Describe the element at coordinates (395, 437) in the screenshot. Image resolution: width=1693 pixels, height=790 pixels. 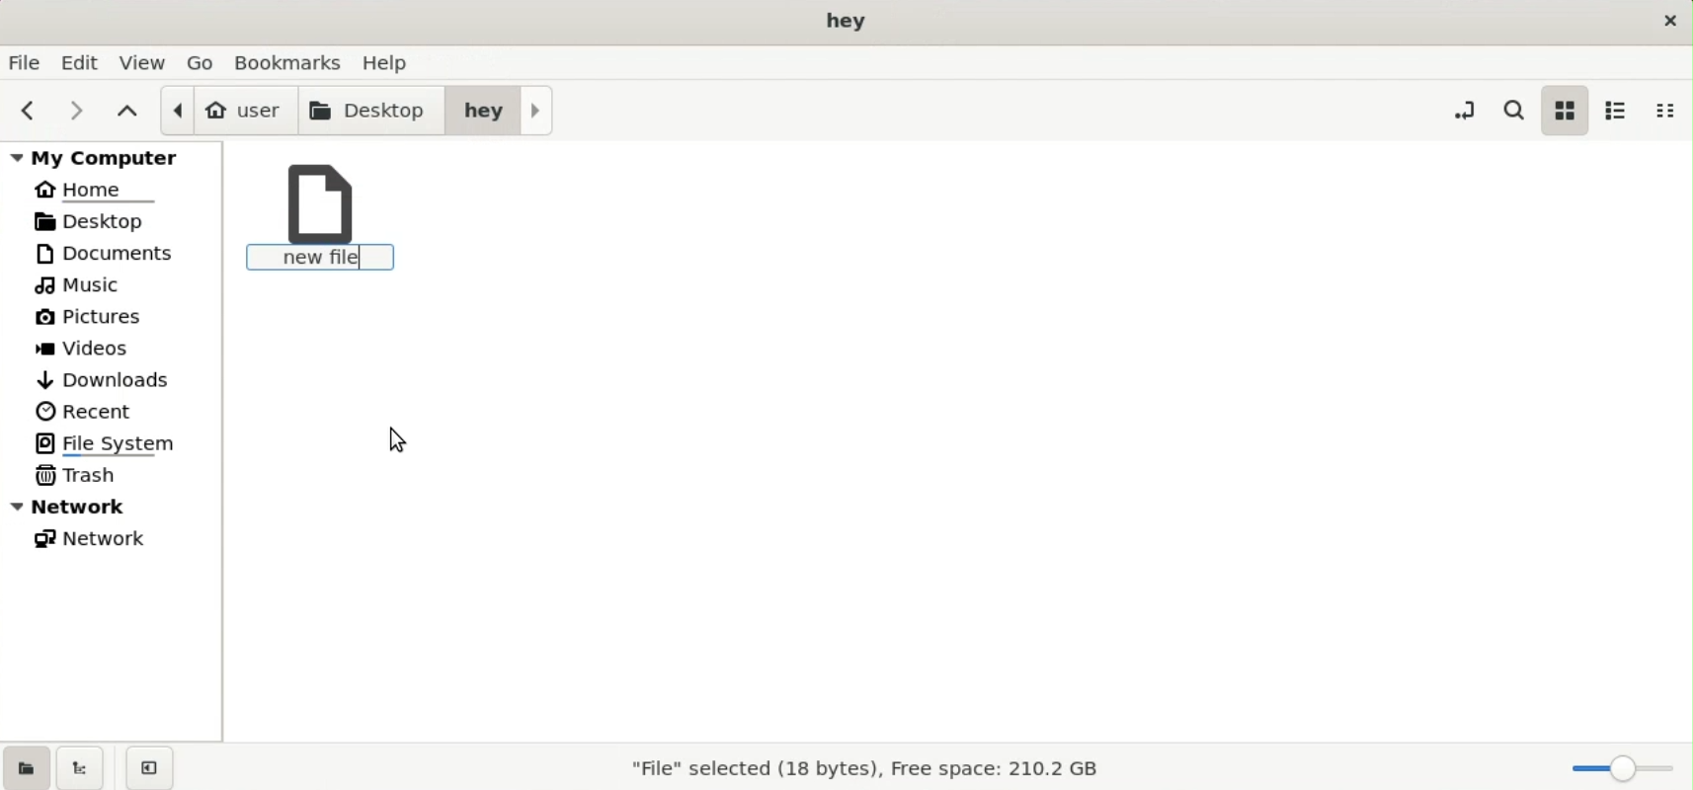
I see `cursor` at that location.